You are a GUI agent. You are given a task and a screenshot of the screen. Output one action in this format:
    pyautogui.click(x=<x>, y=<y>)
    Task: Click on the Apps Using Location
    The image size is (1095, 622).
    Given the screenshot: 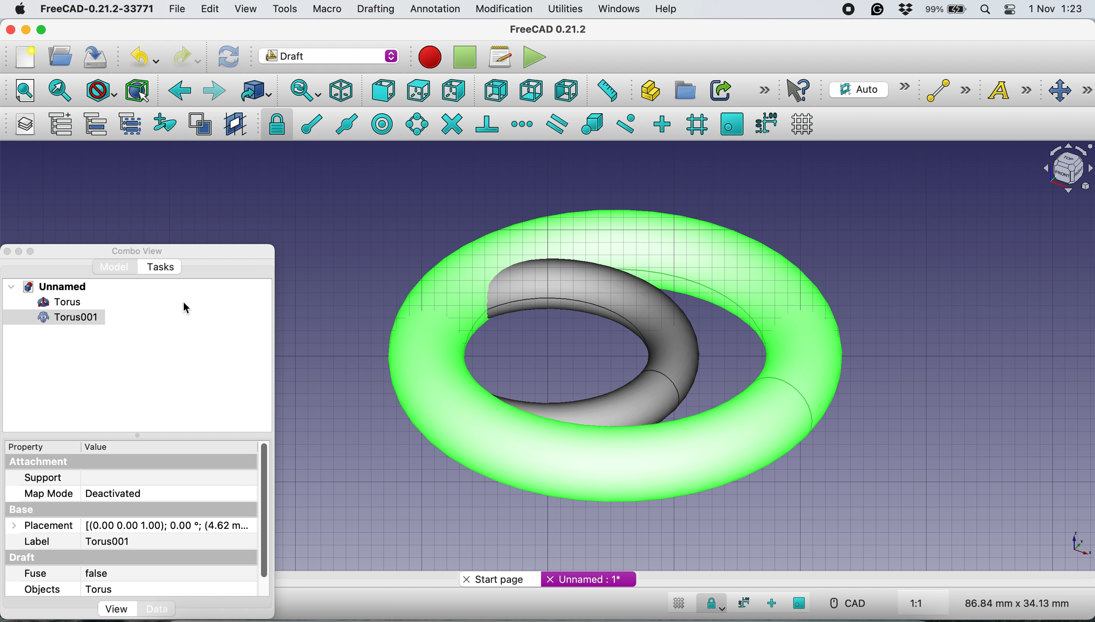 What is the action you would take?
    pyautogui.click(x=821, y=10)
    